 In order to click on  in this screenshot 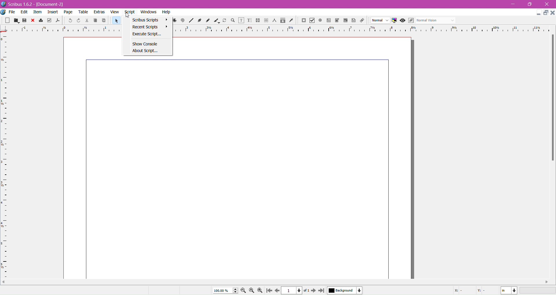, I will do `click(127, 16)`.